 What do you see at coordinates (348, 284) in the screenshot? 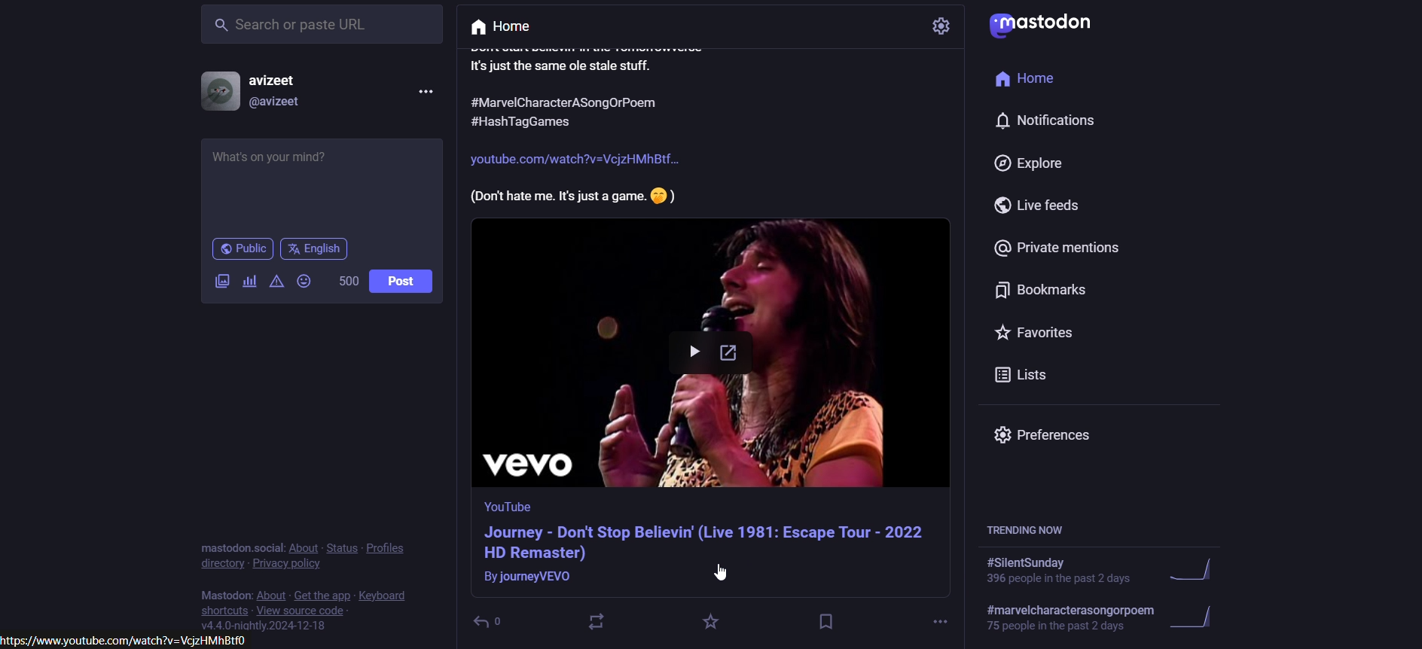
I see `word limit` at bounding box center [348, 284].